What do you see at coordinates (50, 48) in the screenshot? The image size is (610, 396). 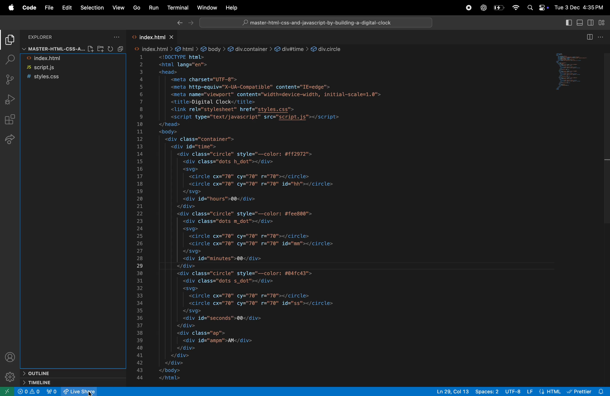 I see `master file` at bounding box center [50, 48].